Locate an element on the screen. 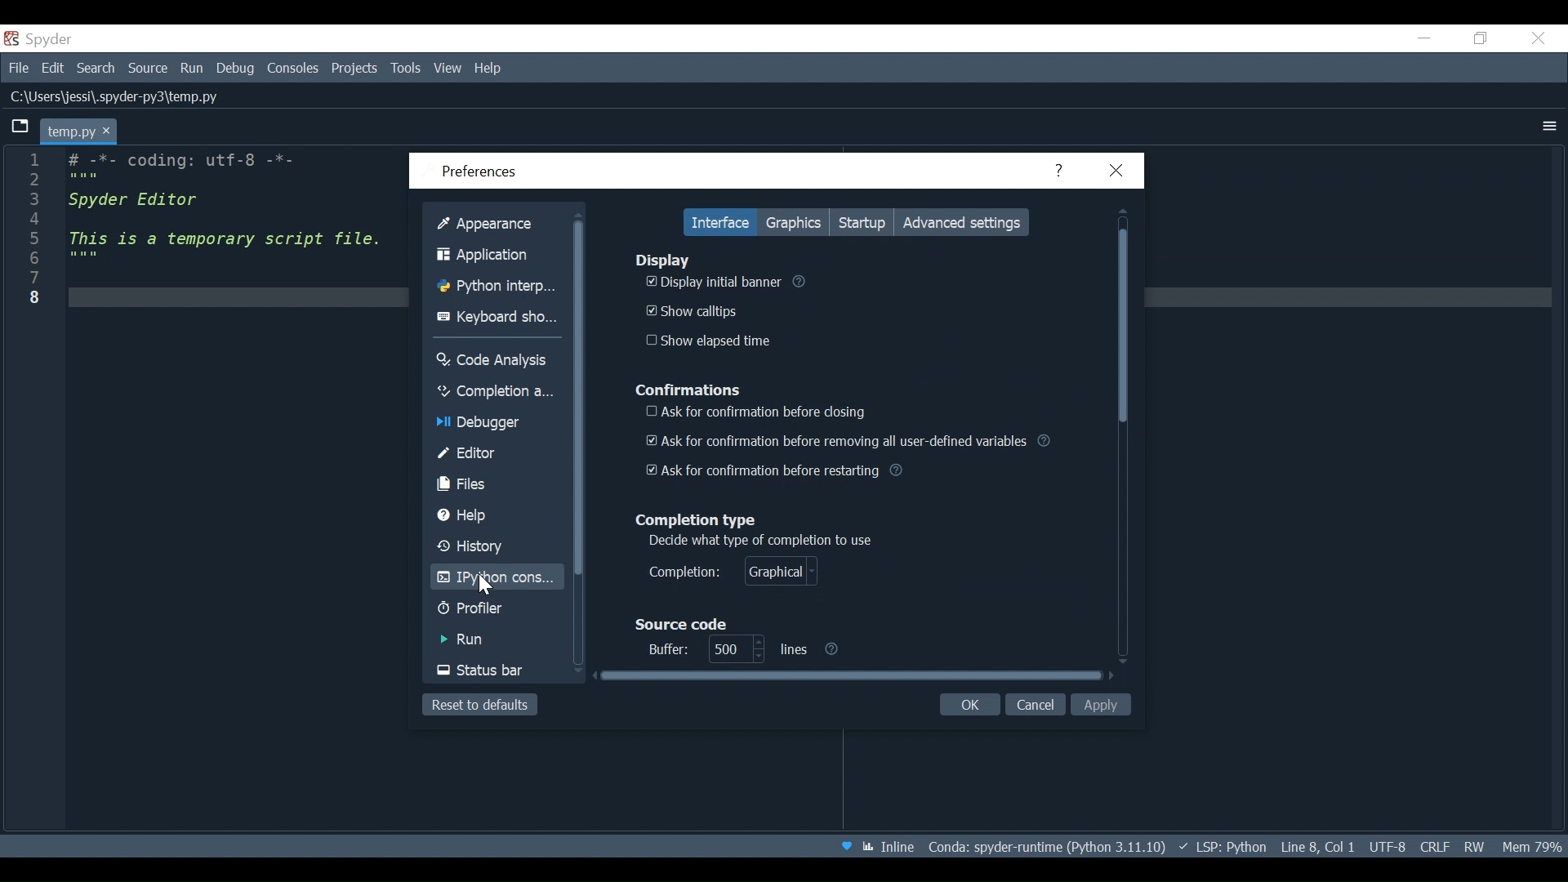 This screenshot has width=1568, height=882. Toggle inline and interactive Matplotlib plotting is located at coordinates (901, 849).